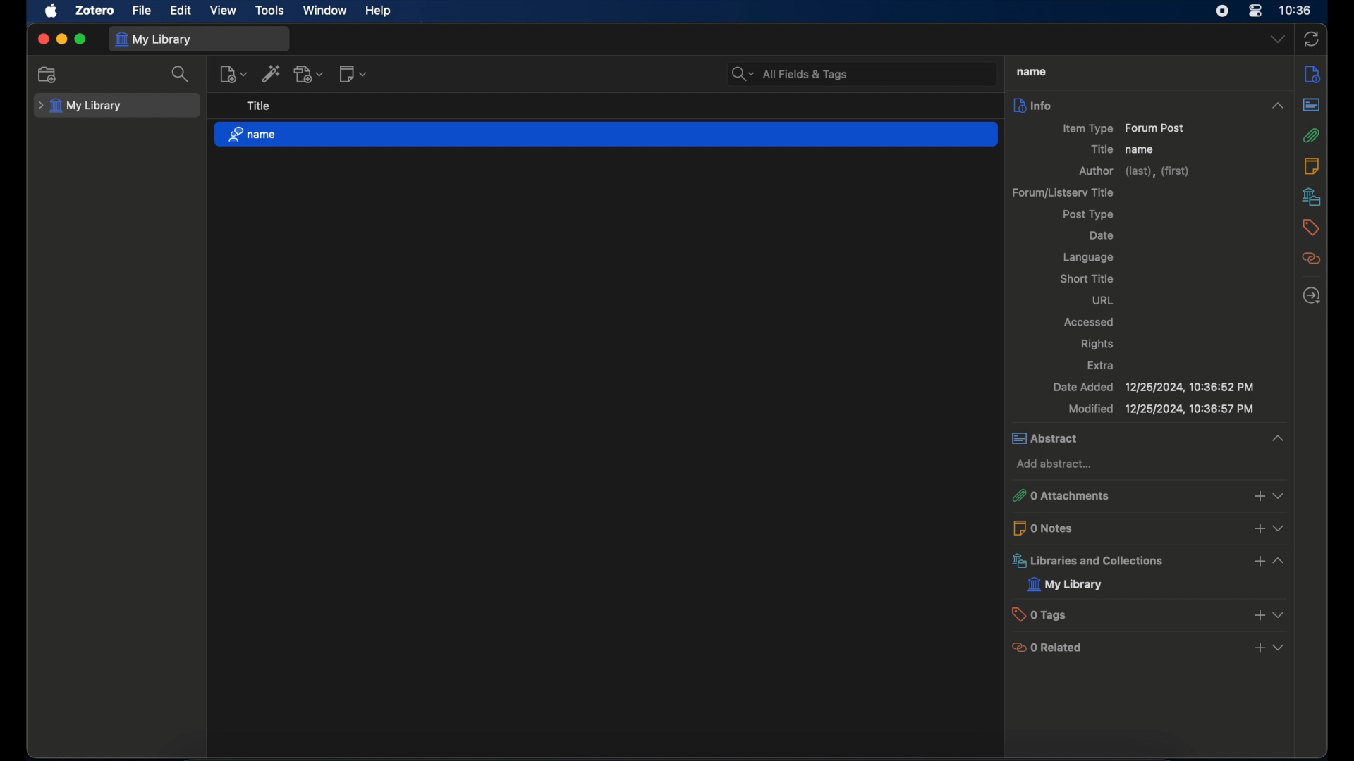 This screenshot has width=1354, height=761. What do you see at coordinates (1066, 585) in the screenshot?
I see `my library` at bounding box center [1066, 585].